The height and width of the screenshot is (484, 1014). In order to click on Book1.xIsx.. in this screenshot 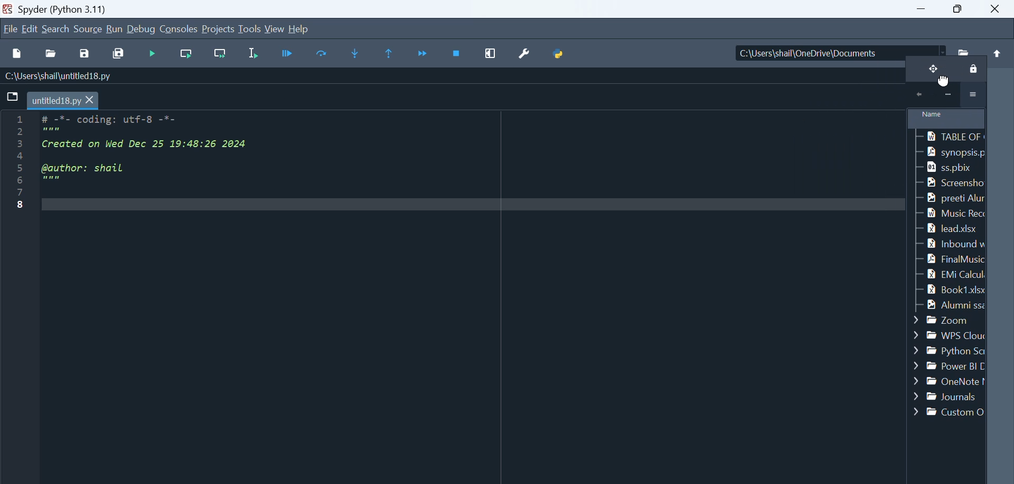, I will do `click(950, 288)`.